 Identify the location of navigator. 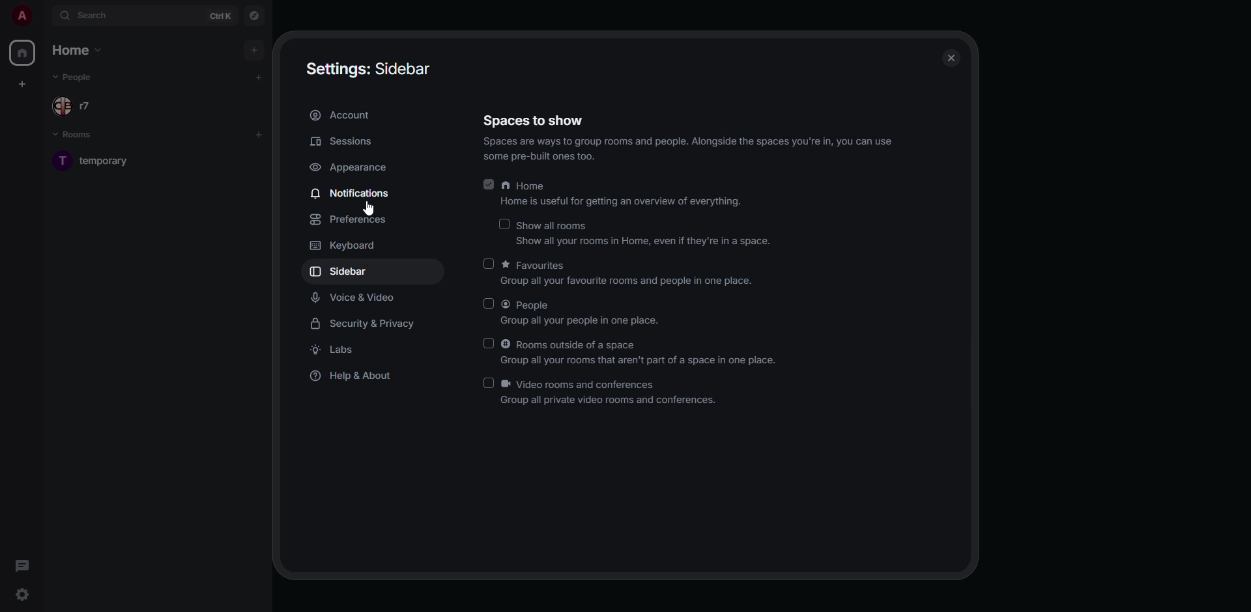
(254, 16).